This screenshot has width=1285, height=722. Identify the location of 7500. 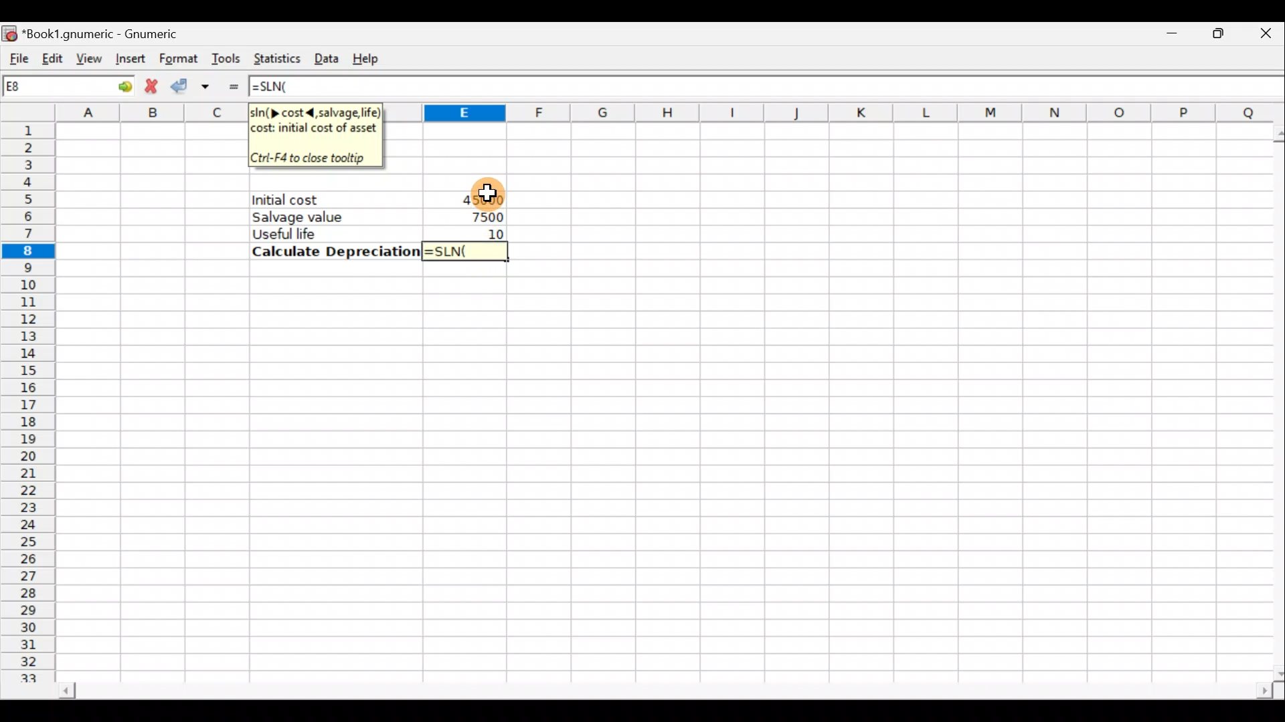
(481, 217).